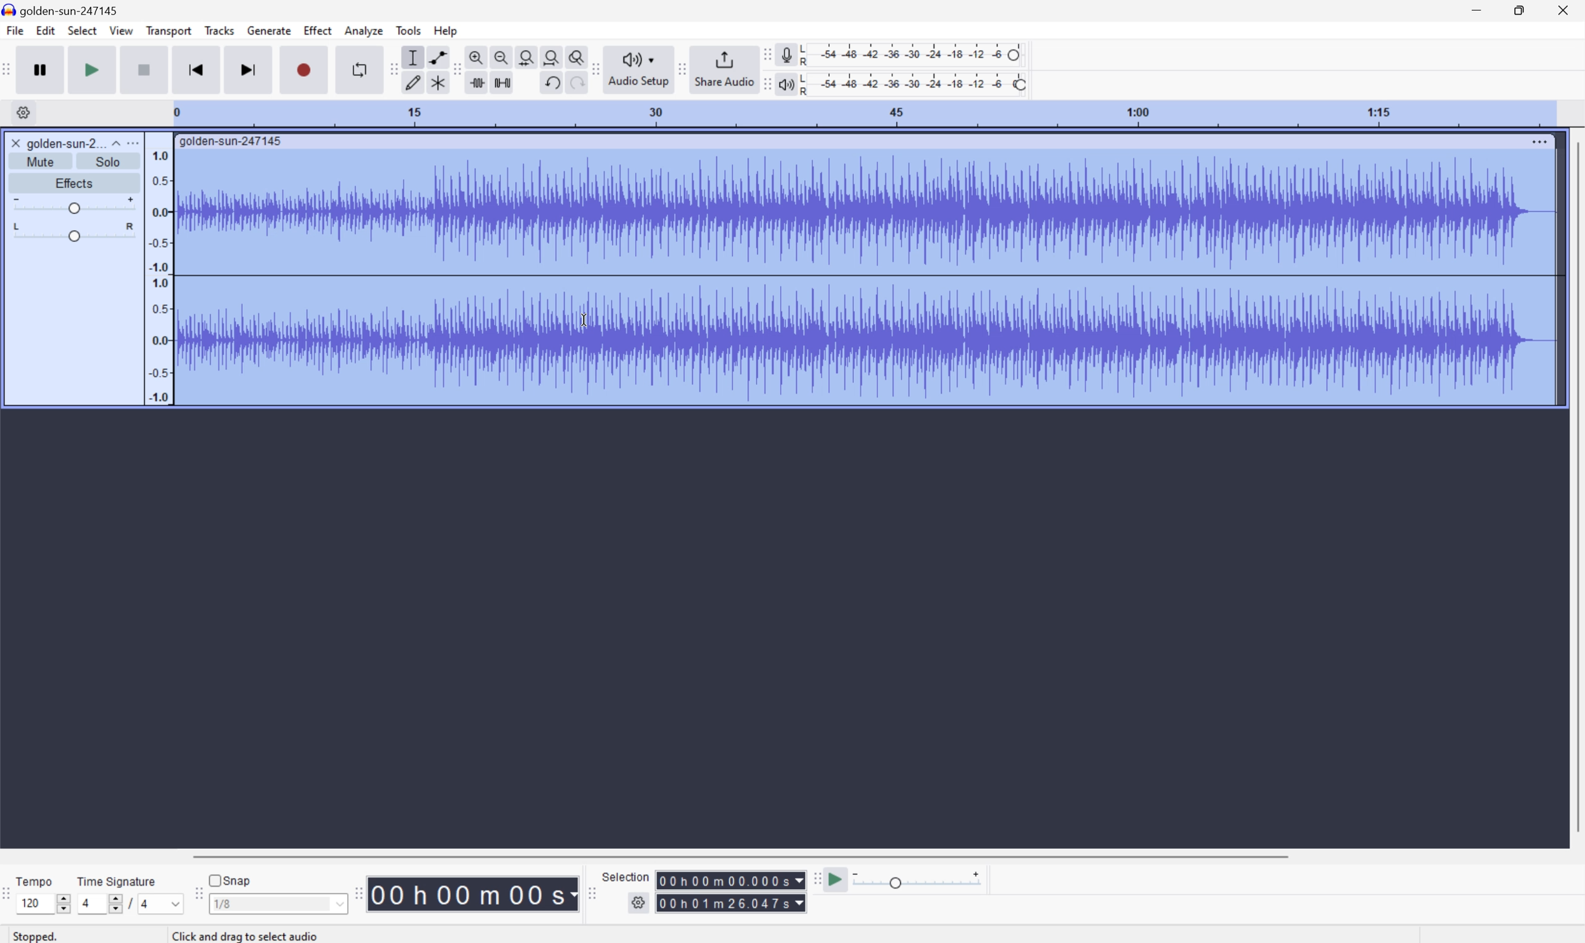 The image size is (1585, 943). Describe the element at coordinates (364, 31) in the screenshot. I see `Analyze` at that location.